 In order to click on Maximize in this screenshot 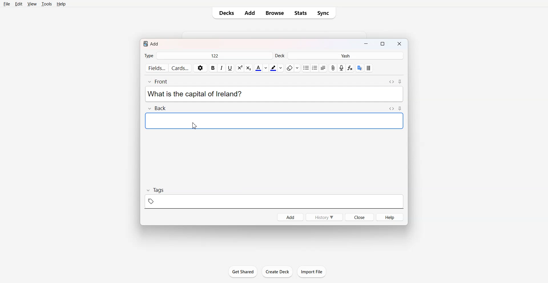, I will do `click(384, 44)`.